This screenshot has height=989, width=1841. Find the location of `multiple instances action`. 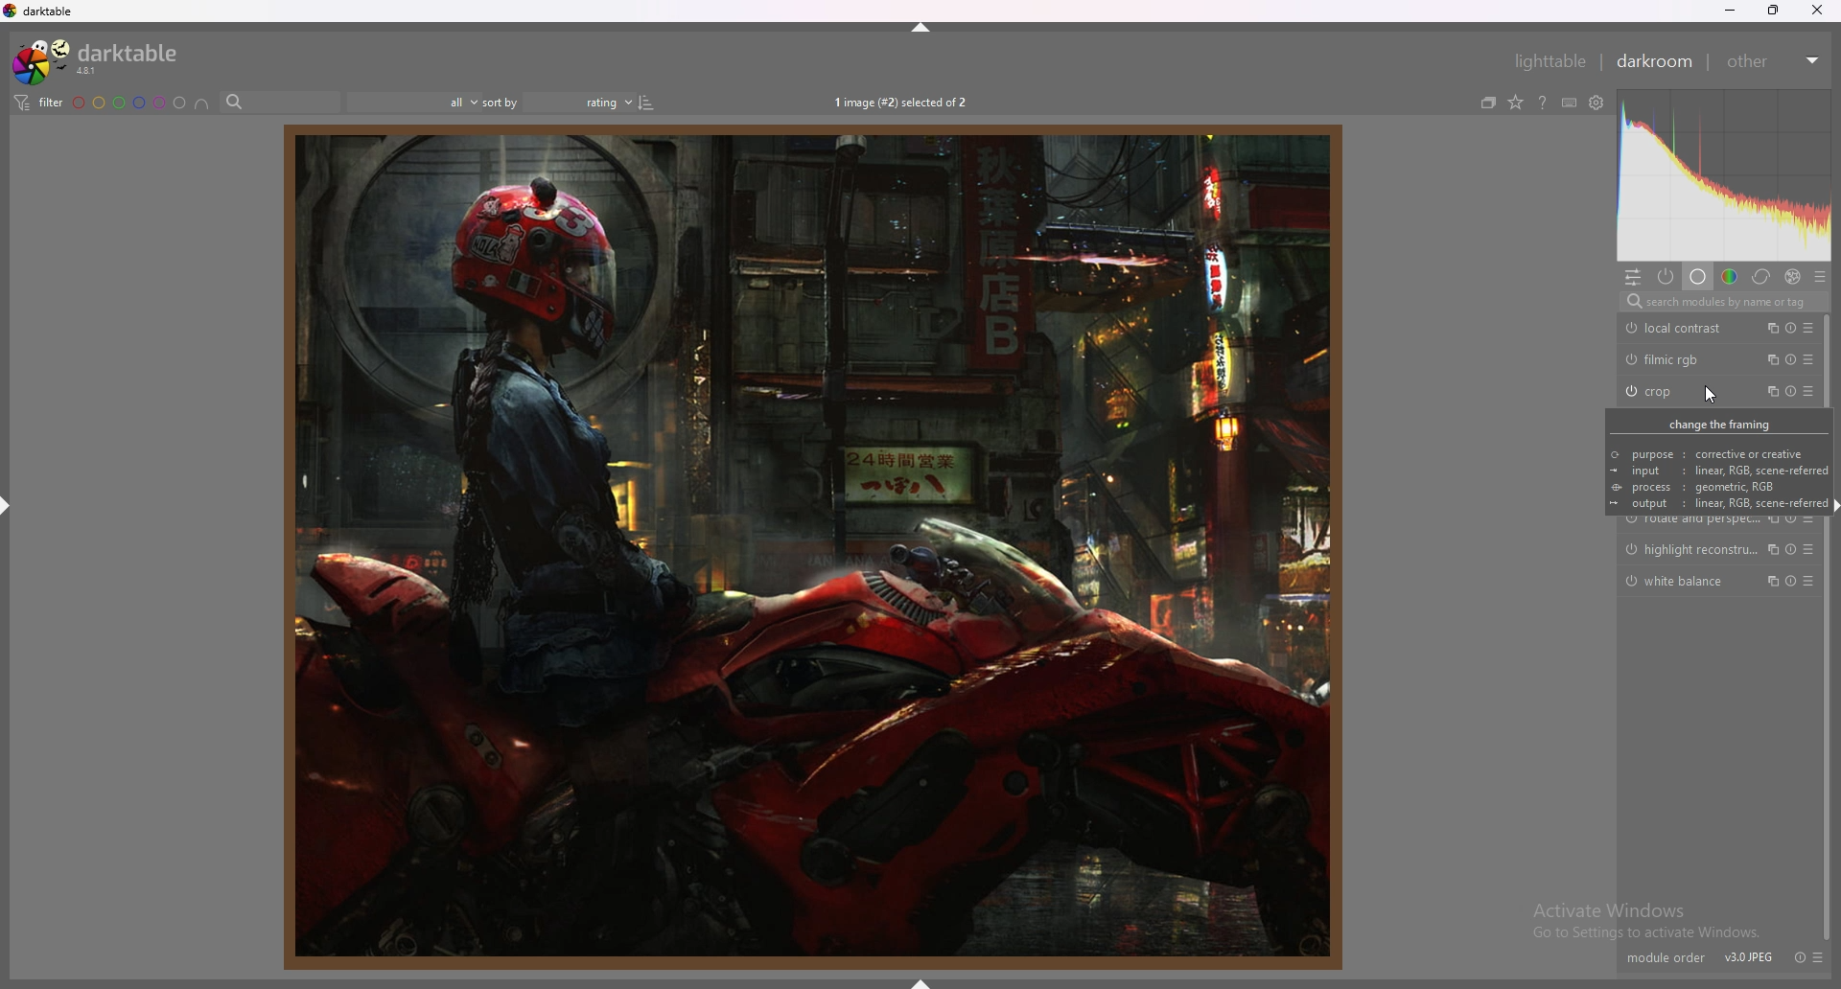

multiple instances action is located at coordinates (1769, 327).